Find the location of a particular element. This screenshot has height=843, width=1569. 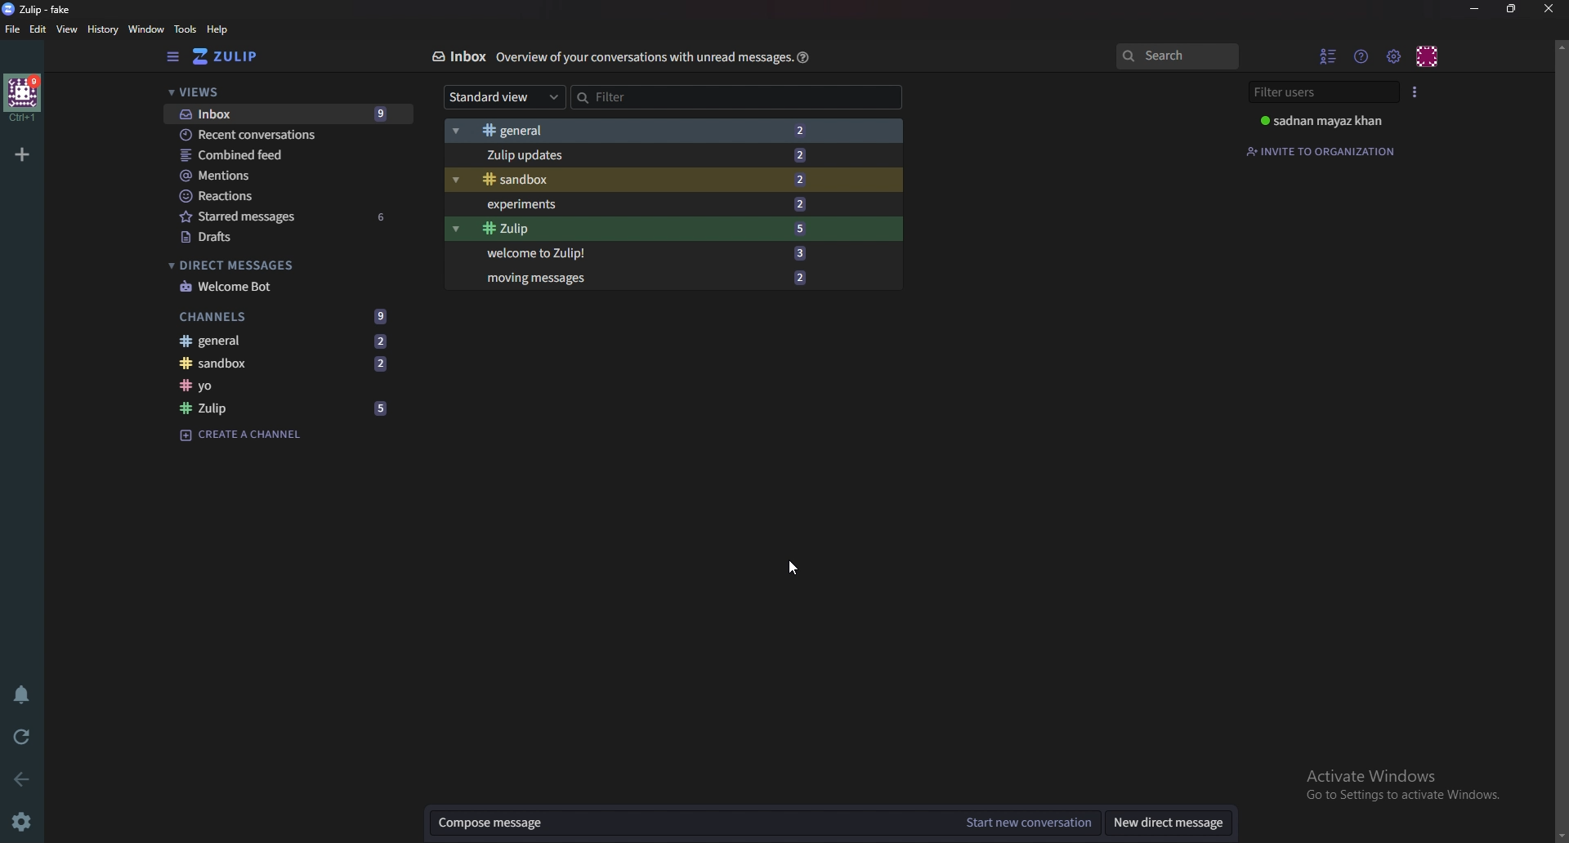

Start new conversation is located at coordinates (1030, 823).